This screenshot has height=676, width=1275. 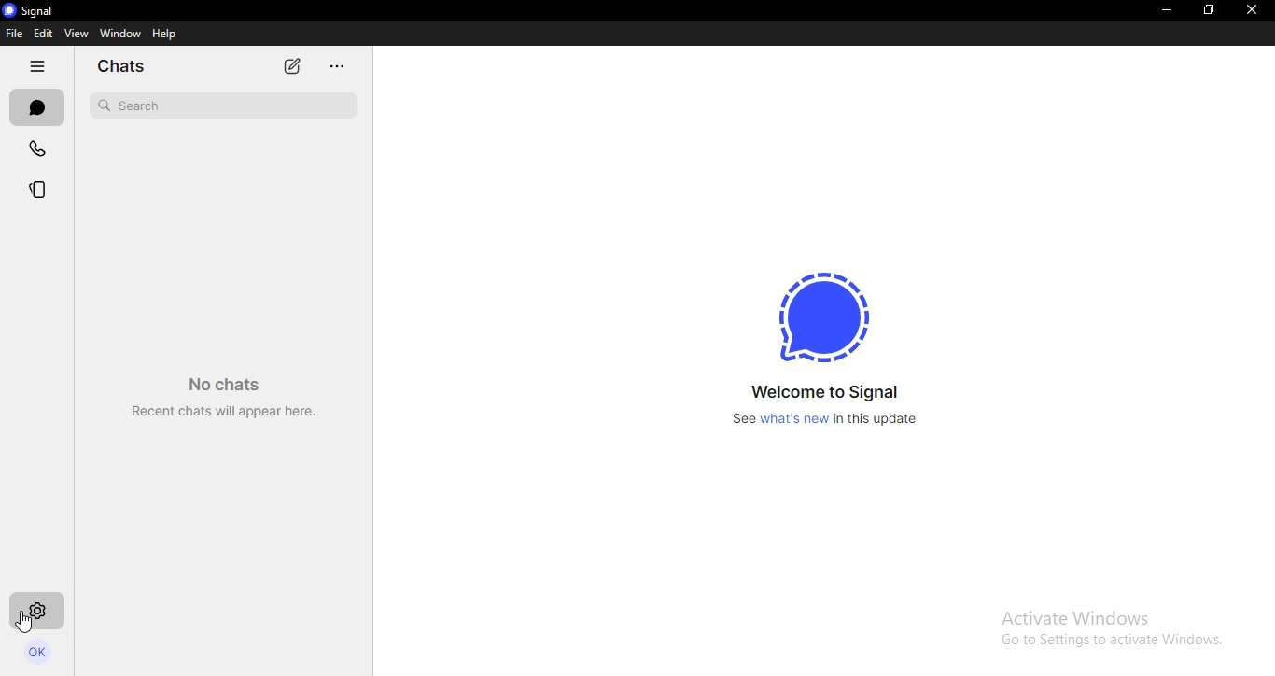 What do you see at coordinates (15, 35) in the screenshot?
I see `file` at bounding box center [15, 35].